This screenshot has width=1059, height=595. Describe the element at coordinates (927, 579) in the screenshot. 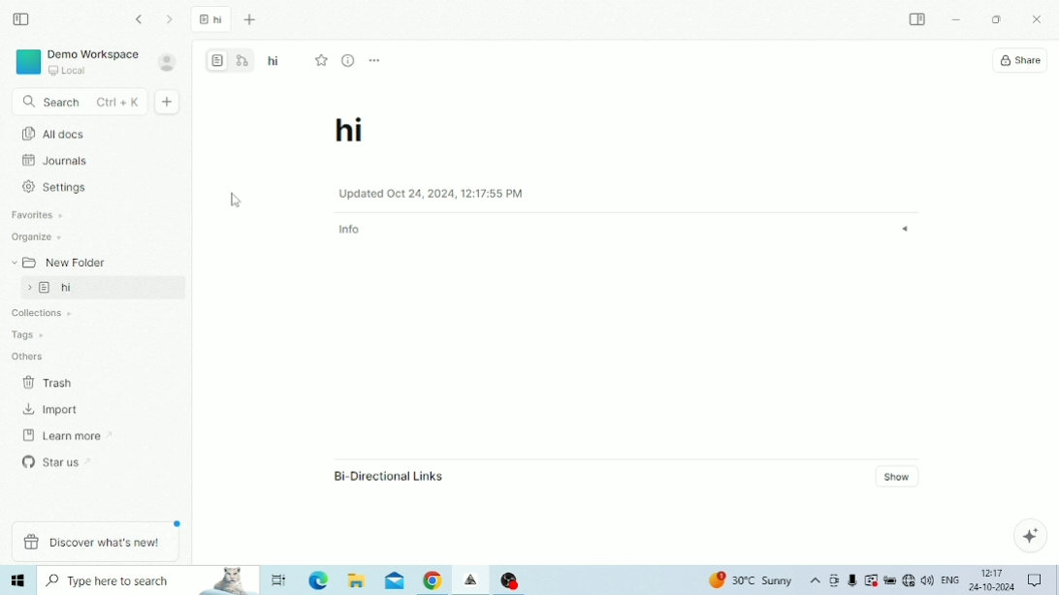

I see `Speakers` at that location.